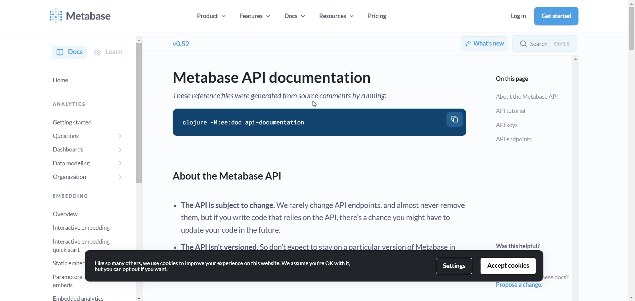 This screenshot has height=301, width=635. I want to click on product , so click(212, 17).